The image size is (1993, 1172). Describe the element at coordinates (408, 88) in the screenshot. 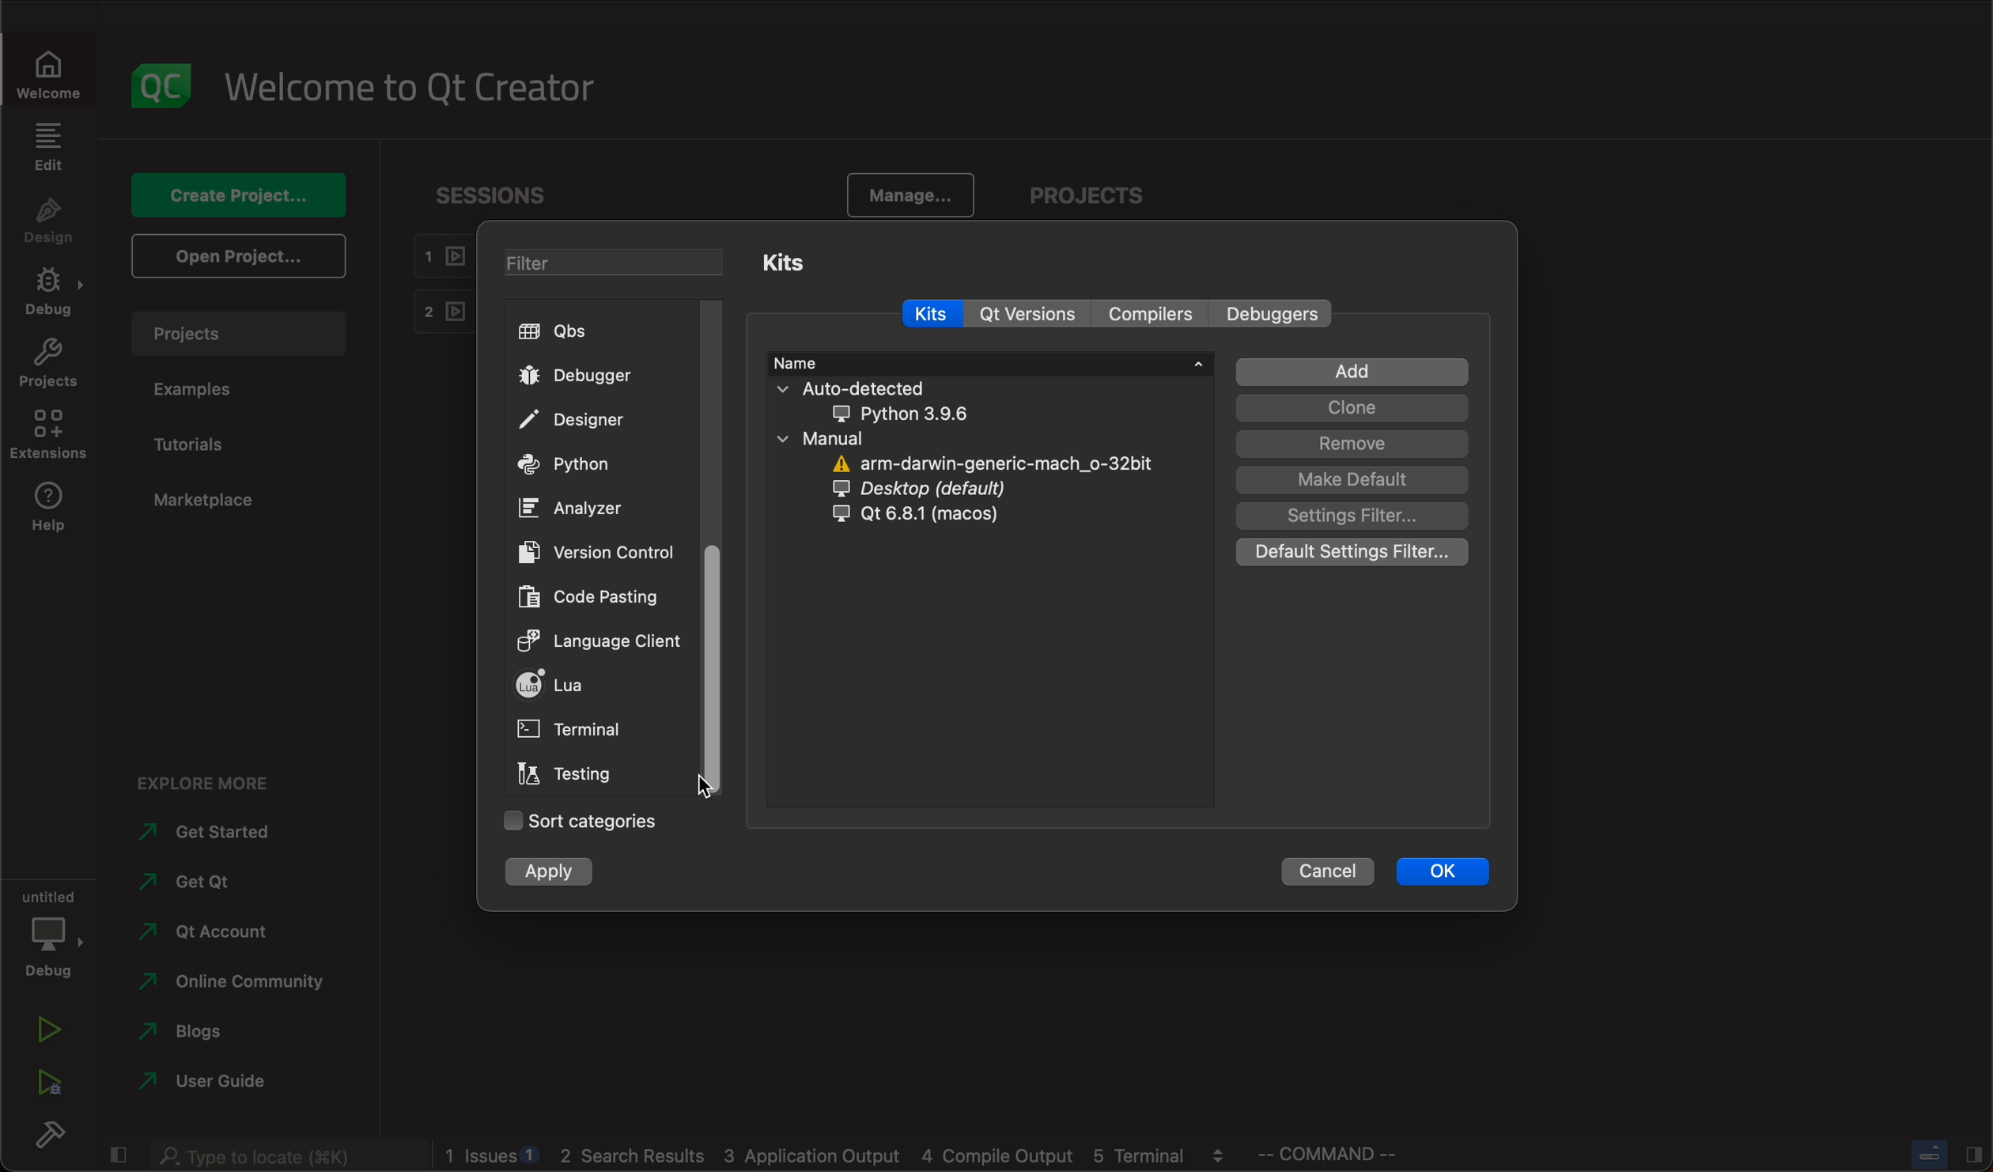

I see `welcome` at that location.